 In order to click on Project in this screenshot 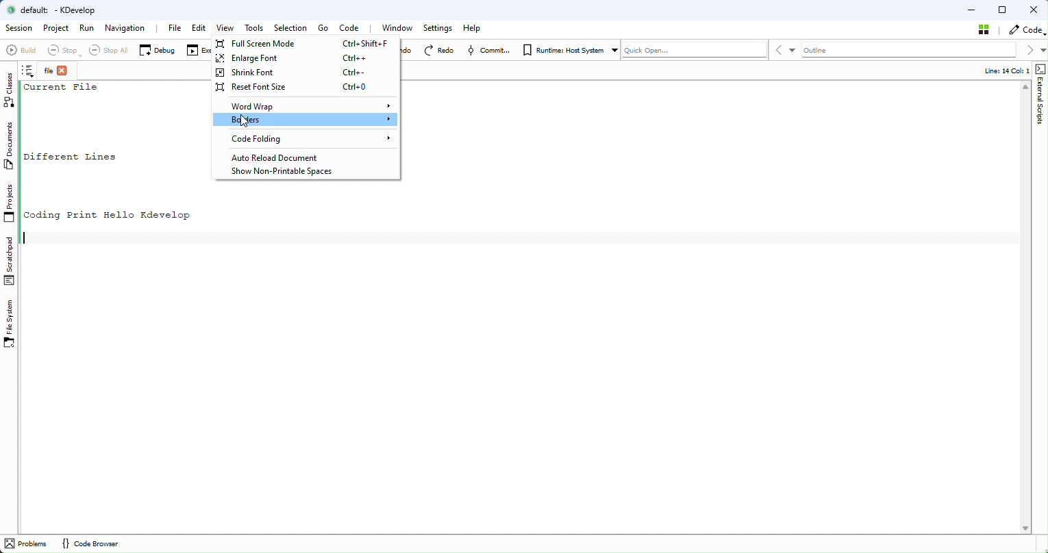, I will do `click(56, 29)`.